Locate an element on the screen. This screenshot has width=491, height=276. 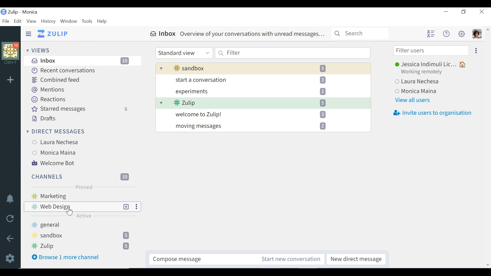
Inbox Overview of your conversations with unread messages is located at coordinates (236, 34).